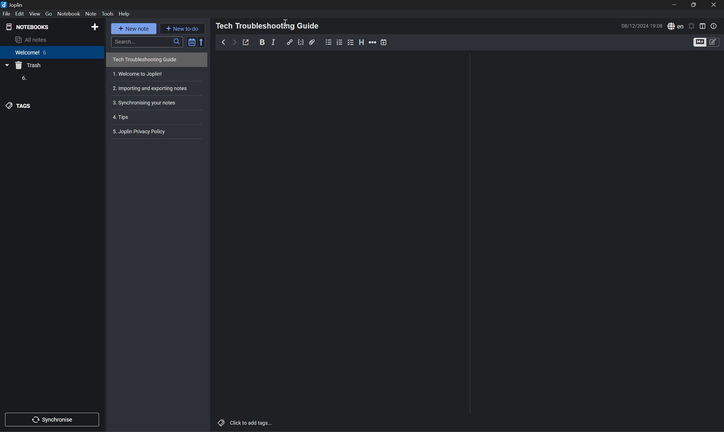  What do you see at coordinates (23, 79) in the screenshot?
I see `6.` at bounding box center [23, 79].